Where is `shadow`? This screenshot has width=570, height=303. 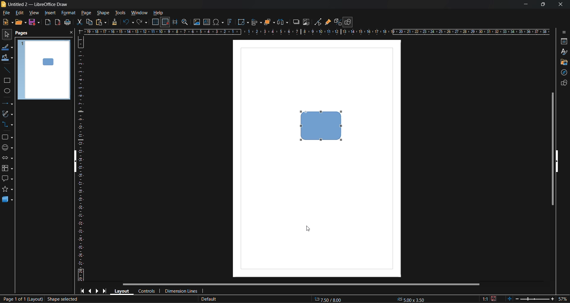 shadow is located at coordinates (297, 22).